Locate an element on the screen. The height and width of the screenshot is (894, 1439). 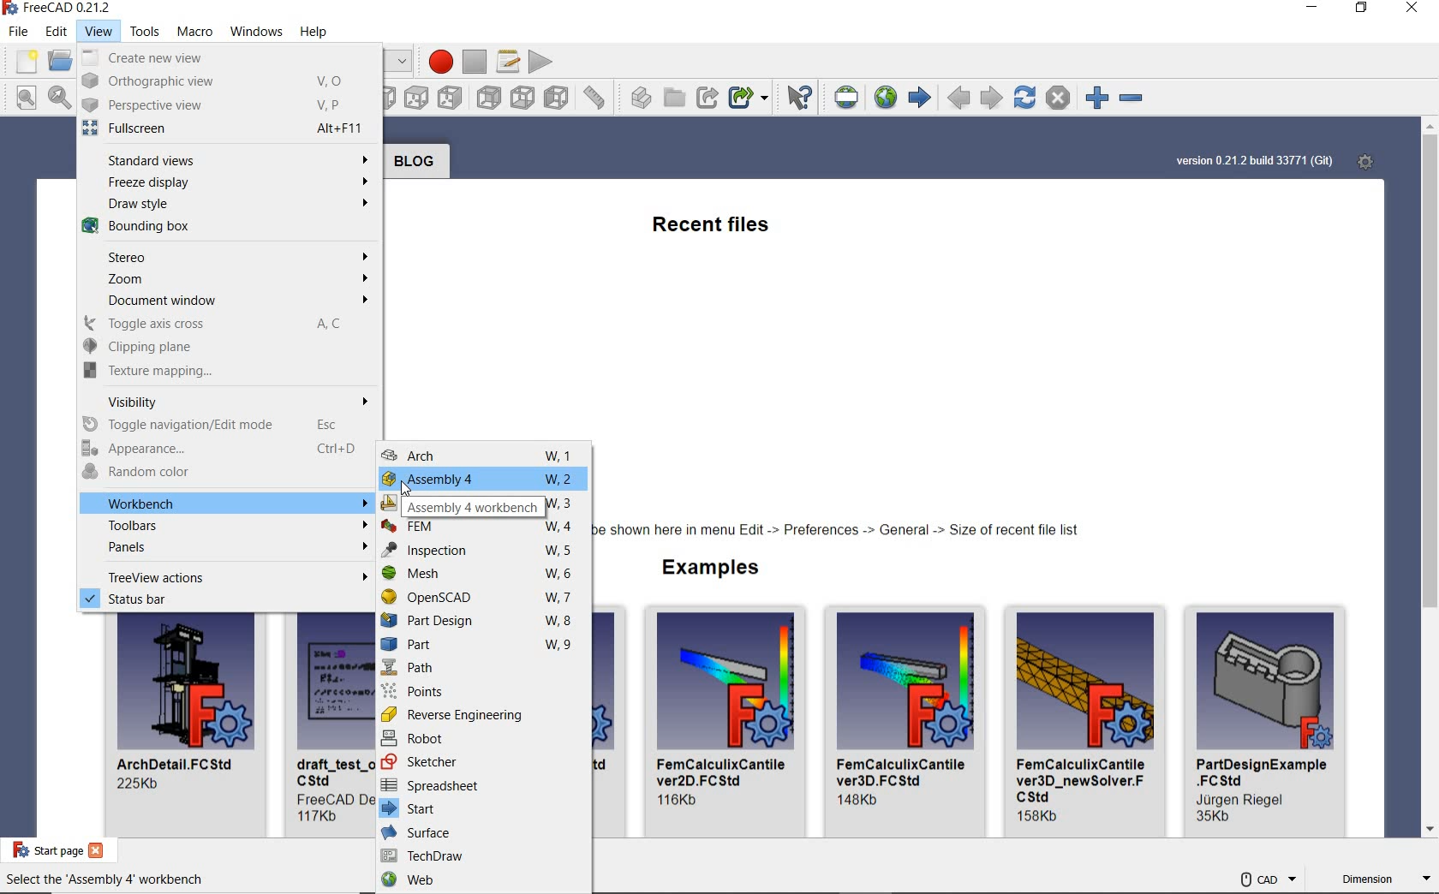
Mesh is located at coordinates (479, 575).